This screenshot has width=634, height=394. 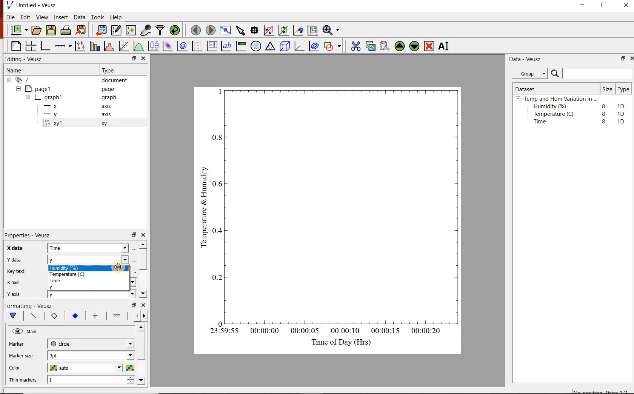 I want to click on 00:00:20, so click(x=429, y=331).